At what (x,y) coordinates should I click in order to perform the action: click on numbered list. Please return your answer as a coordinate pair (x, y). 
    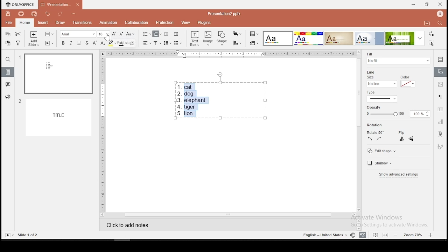
    Looking at the image, I should click on (157, 34).